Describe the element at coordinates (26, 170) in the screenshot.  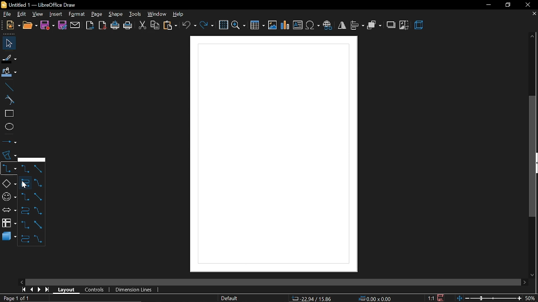
I see `line connectors` at that location.